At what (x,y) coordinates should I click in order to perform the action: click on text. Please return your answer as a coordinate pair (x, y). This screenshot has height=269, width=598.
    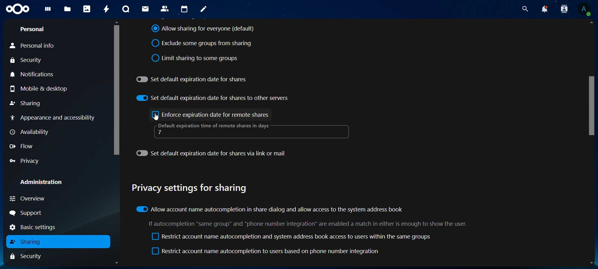
    Looking at the image, I should click on (307, 224).